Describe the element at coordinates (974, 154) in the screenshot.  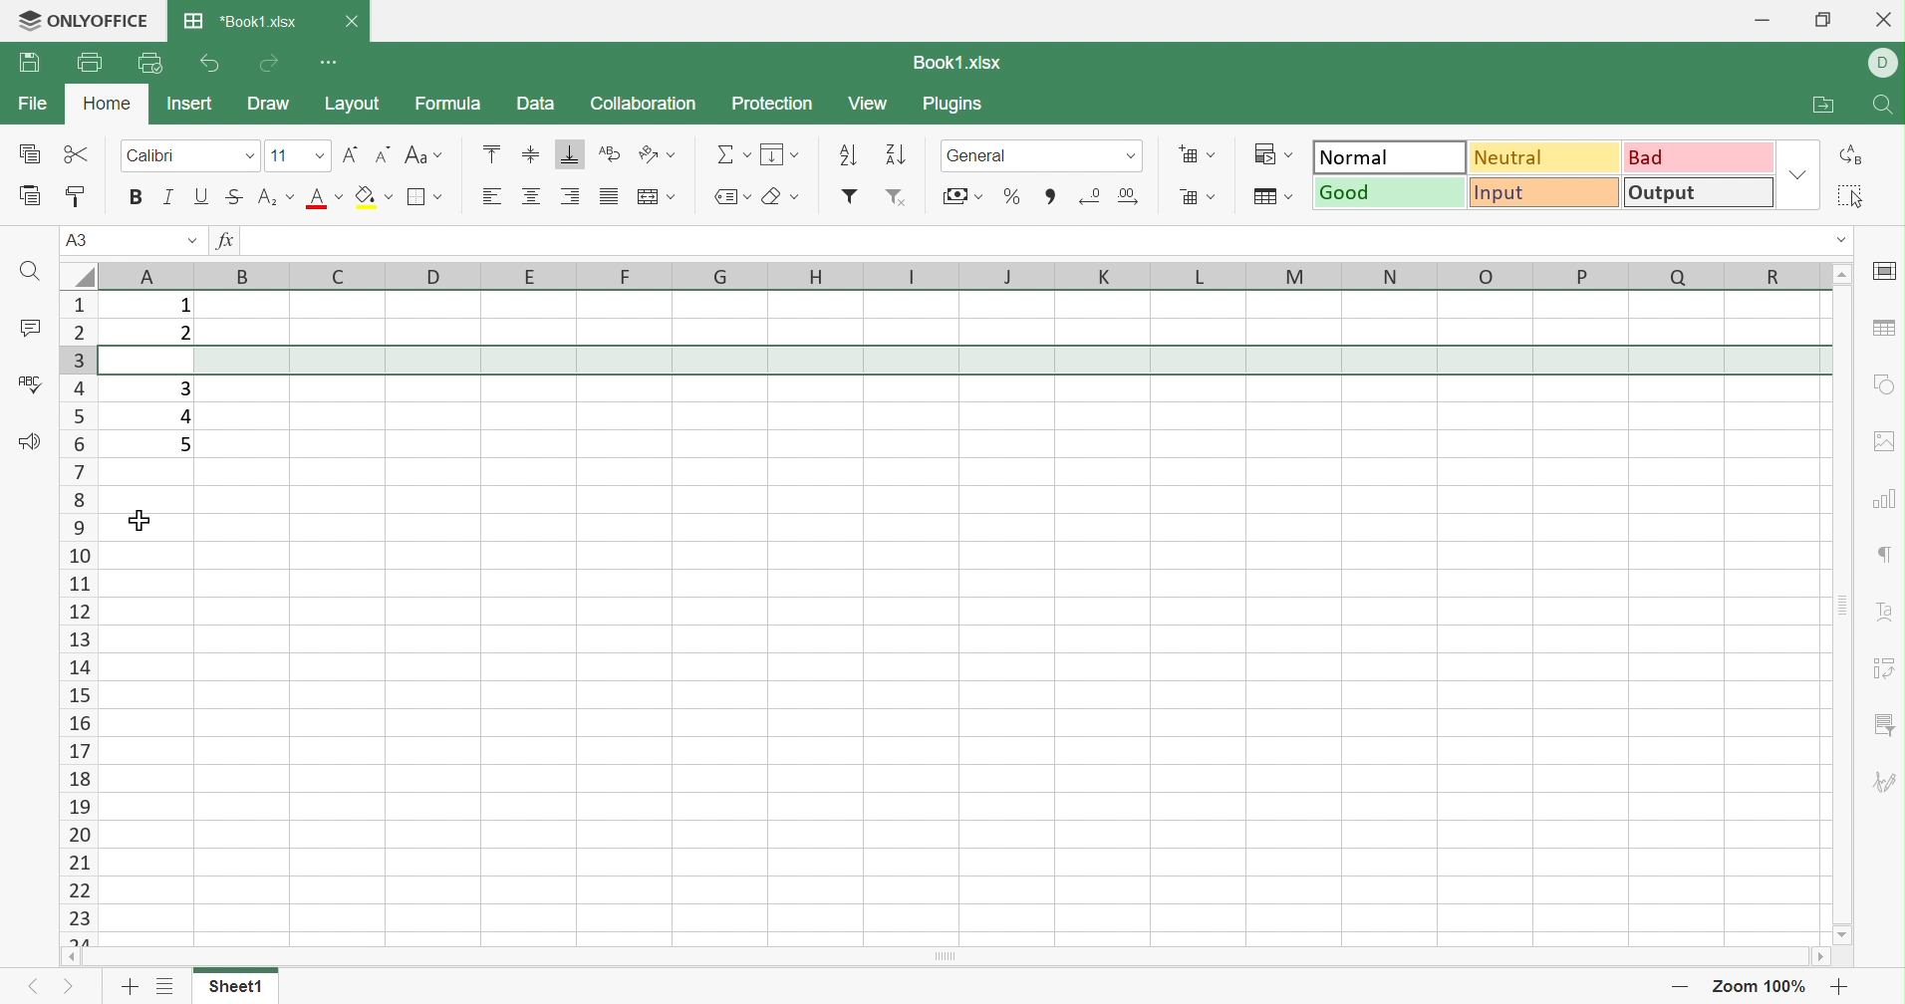
I see `General` at that location.